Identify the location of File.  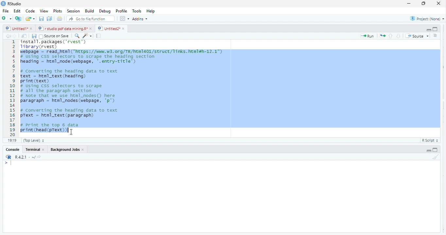
(6, 11).